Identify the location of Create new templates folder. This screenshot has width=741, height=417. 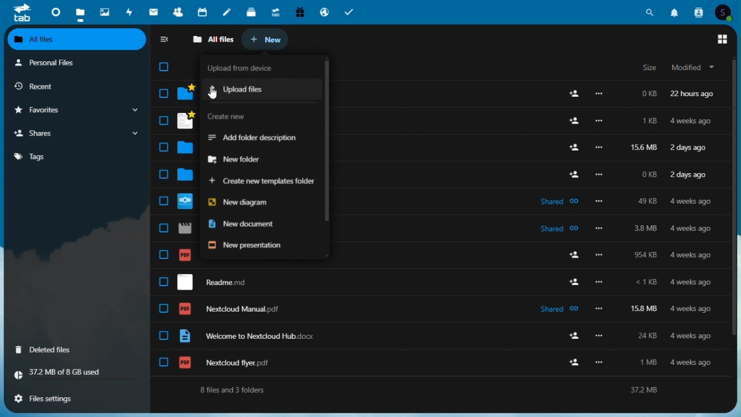
(258, 182).